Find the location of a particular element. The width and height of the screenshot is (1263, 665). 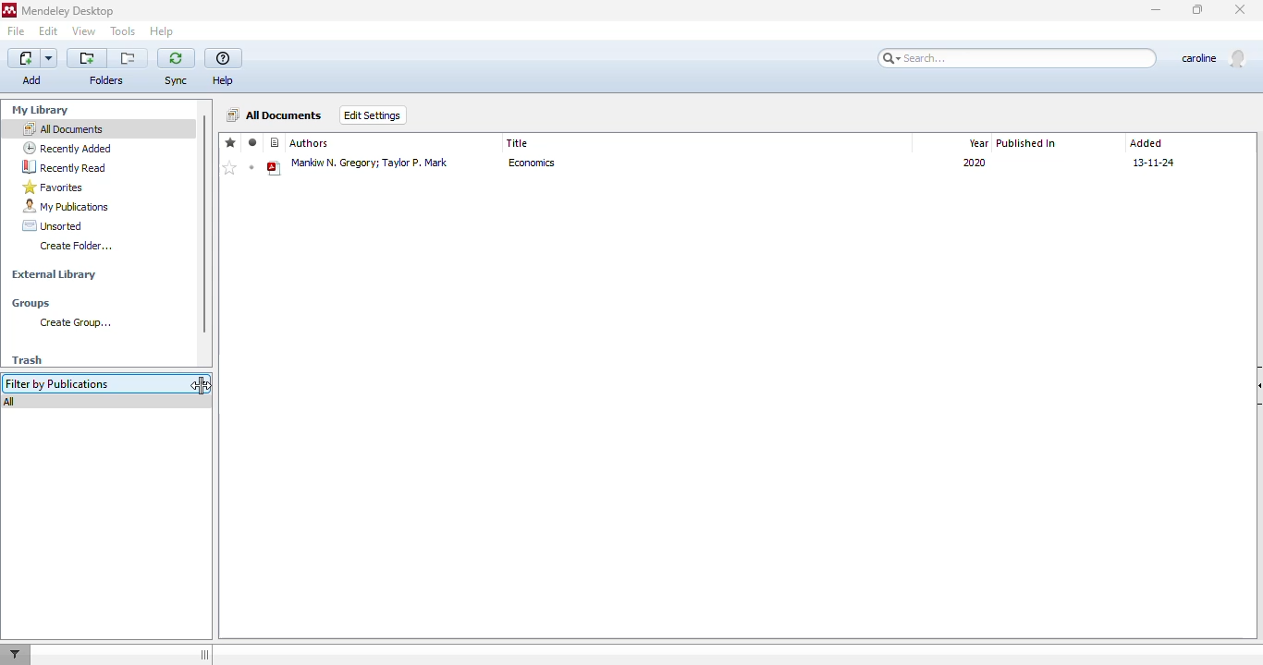

13-11-24 is located at coordinates (1159, 162).